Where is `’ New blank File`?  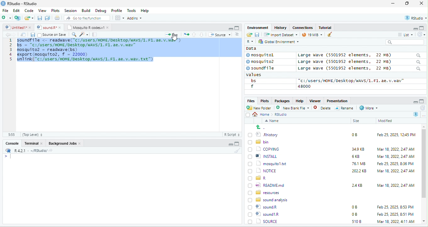
’ New blank File is located at coordinates (294, 109).